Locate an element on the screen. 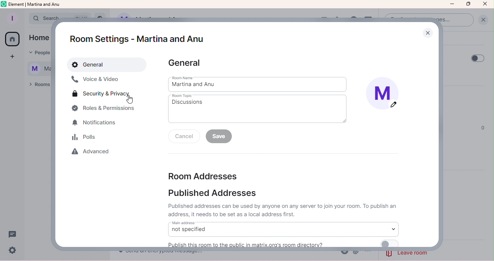 This screenshot has height=261, width=494. Room topic is located at coordinates (257, 108).